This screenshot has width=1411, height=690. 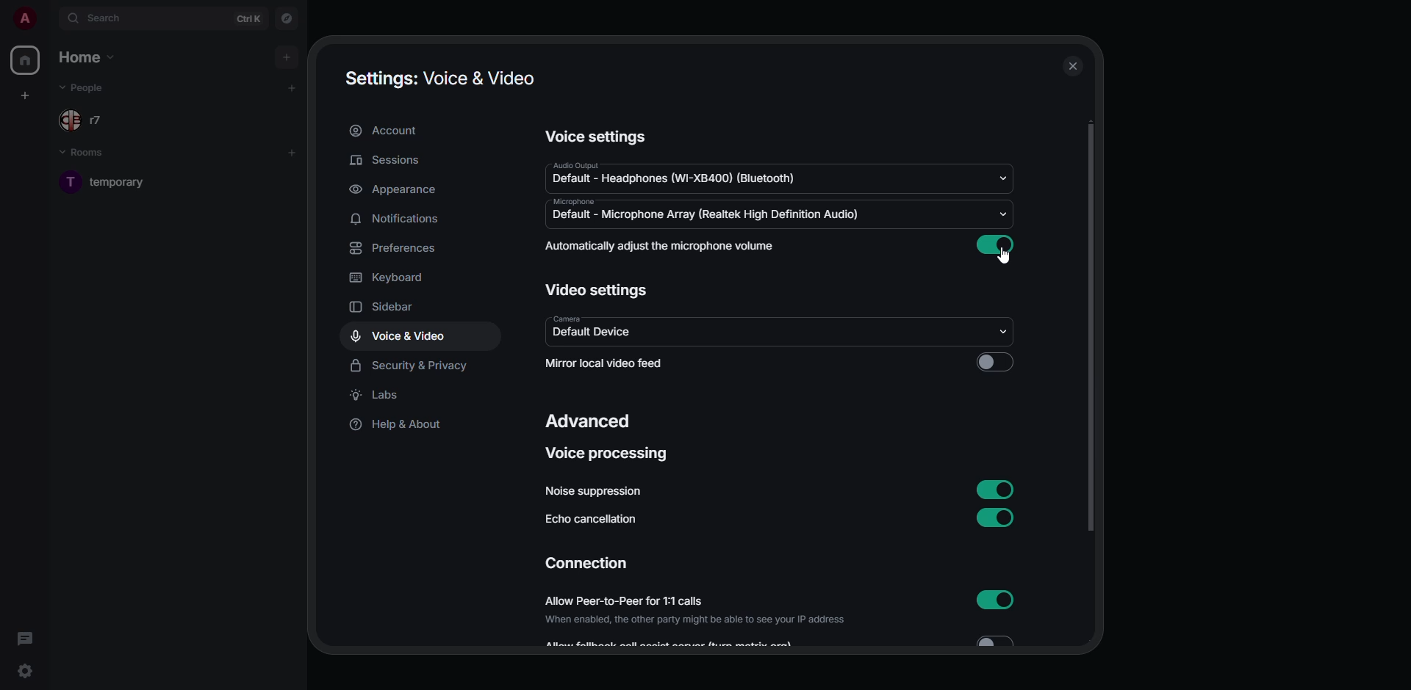 I want to click on threads, so click(x=26, y=639).